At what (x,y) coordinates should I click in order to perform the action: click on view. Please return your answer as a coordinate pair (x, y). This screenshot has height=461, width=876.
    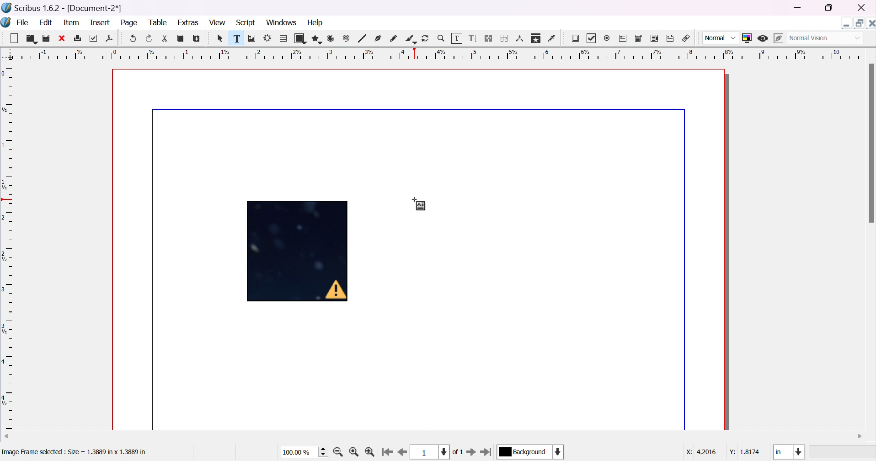
    Looking at the image, I should click on (216, 22).